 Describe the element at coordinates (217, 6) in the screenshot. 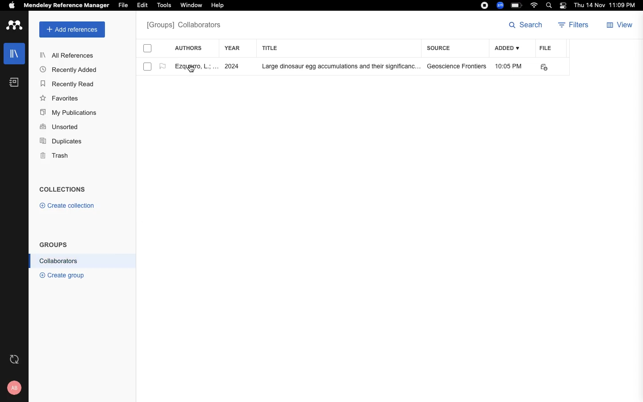

I see `Help` at that location.